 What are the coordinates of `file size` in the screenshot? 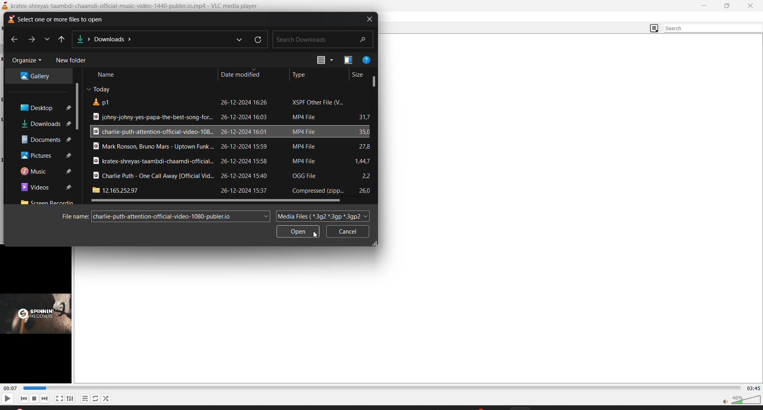 It's located at (365, 174).